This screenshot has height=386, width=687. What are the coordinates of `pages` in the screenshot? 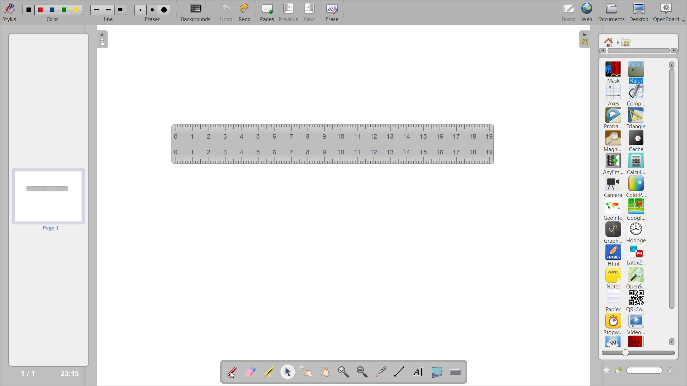 It's located at (269, 11).